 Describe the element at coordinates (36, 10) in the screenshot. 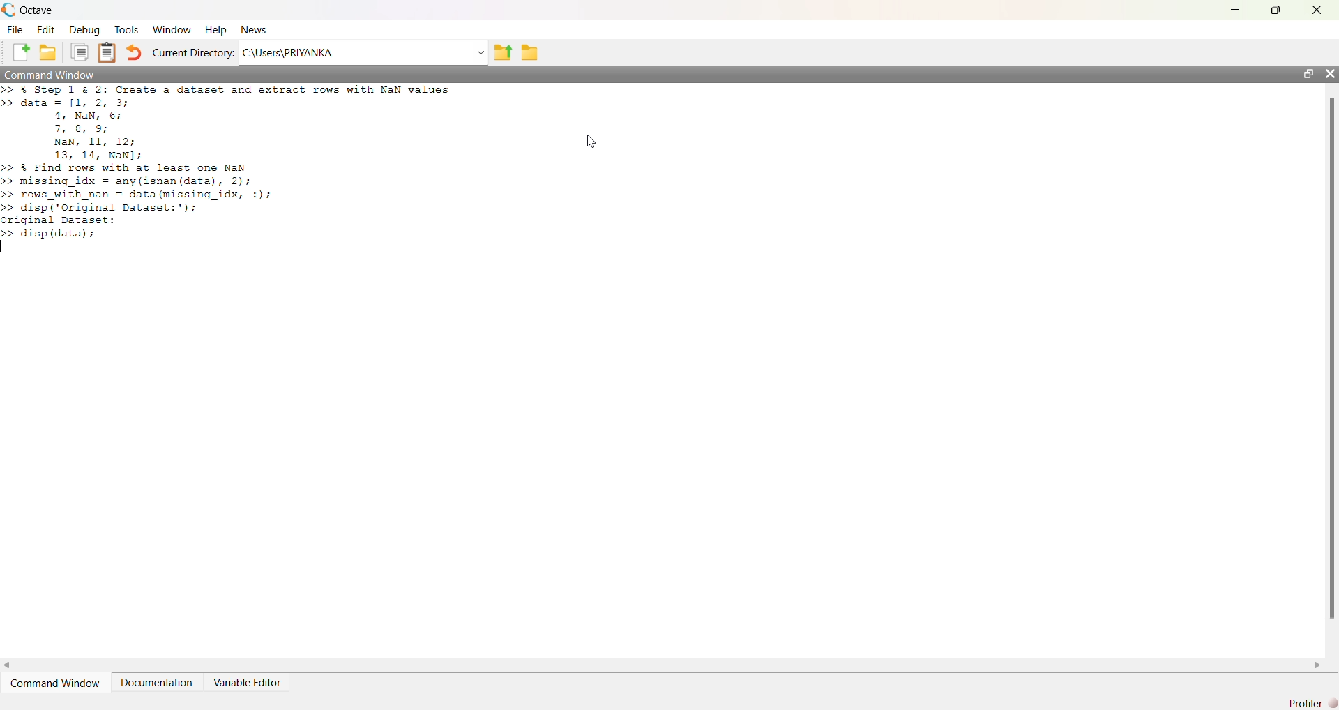

I see `Octave` at that location.